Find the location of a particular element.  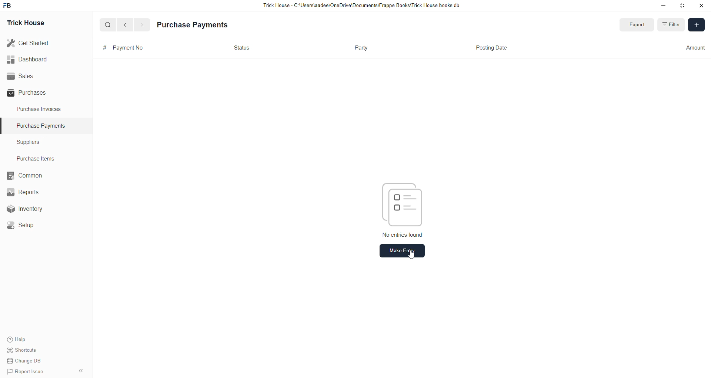

Amount is located at coordinates (698, 48).